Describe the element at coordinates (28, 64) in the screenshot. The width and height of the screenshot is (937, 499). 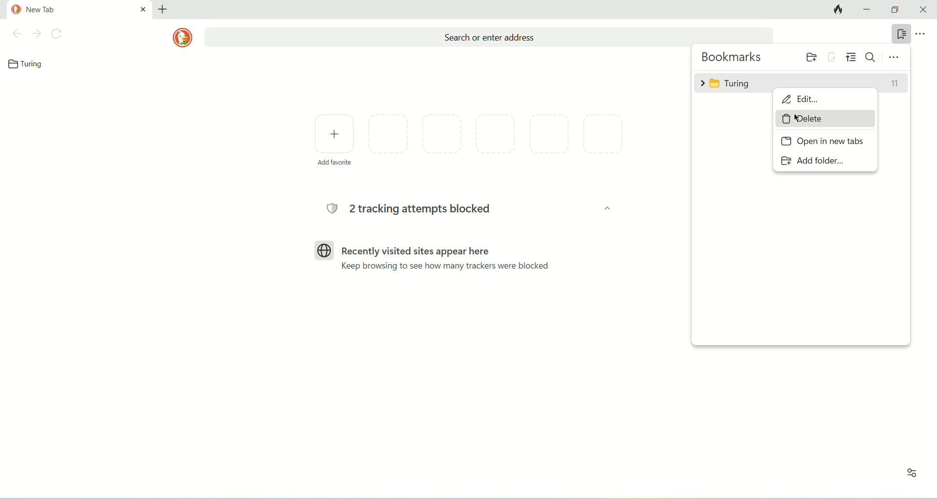
I see `bookmark` at that location.